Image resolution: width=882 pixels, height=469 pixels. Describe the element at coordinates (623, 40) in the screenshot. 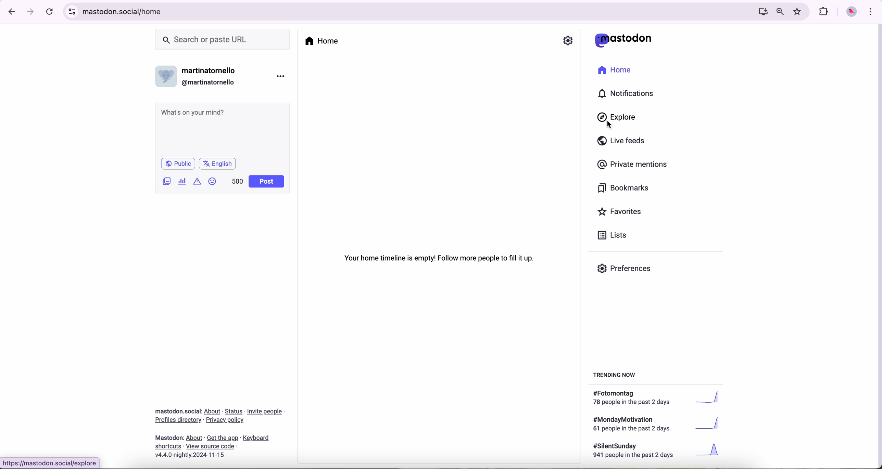

I see `matodon logo` at that location.